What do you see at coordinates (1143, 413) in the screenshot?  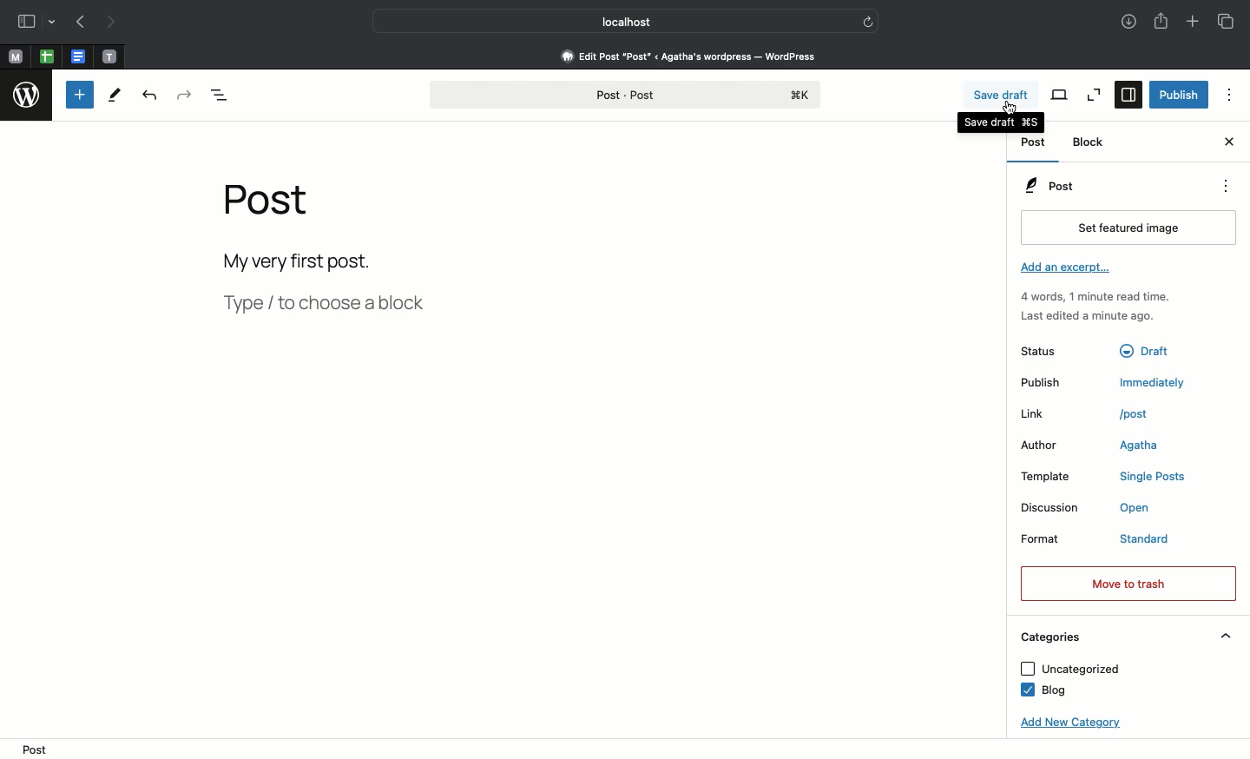 I see `/post` at bounding box center [1143, 413].